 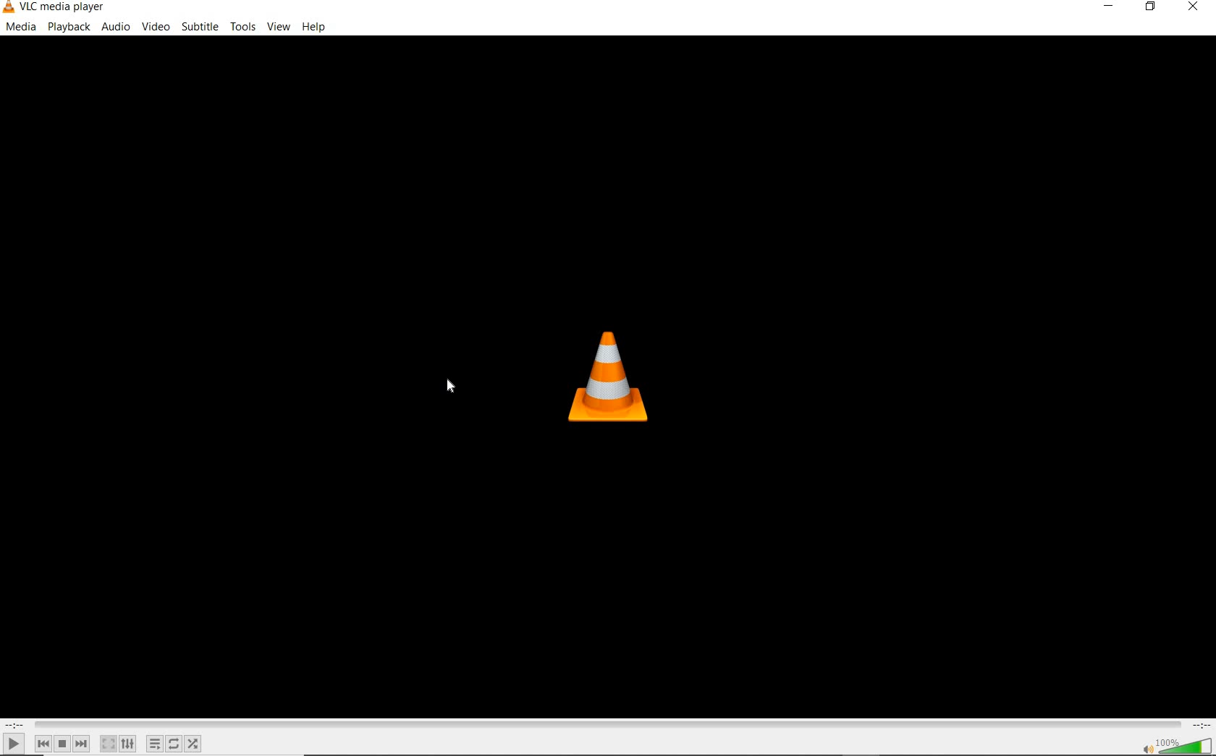 What do you see at coordinates (608, 377) in the screenshot?
I see `VLC logo` at bounding box center [608, 377].